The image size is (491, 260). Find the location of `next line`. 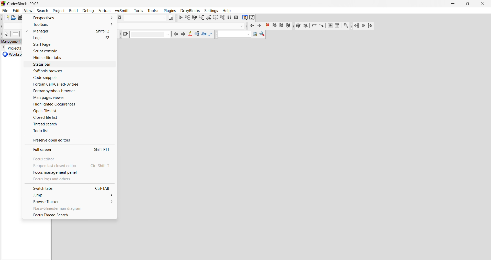

next line is located at coordinates (195, 18).